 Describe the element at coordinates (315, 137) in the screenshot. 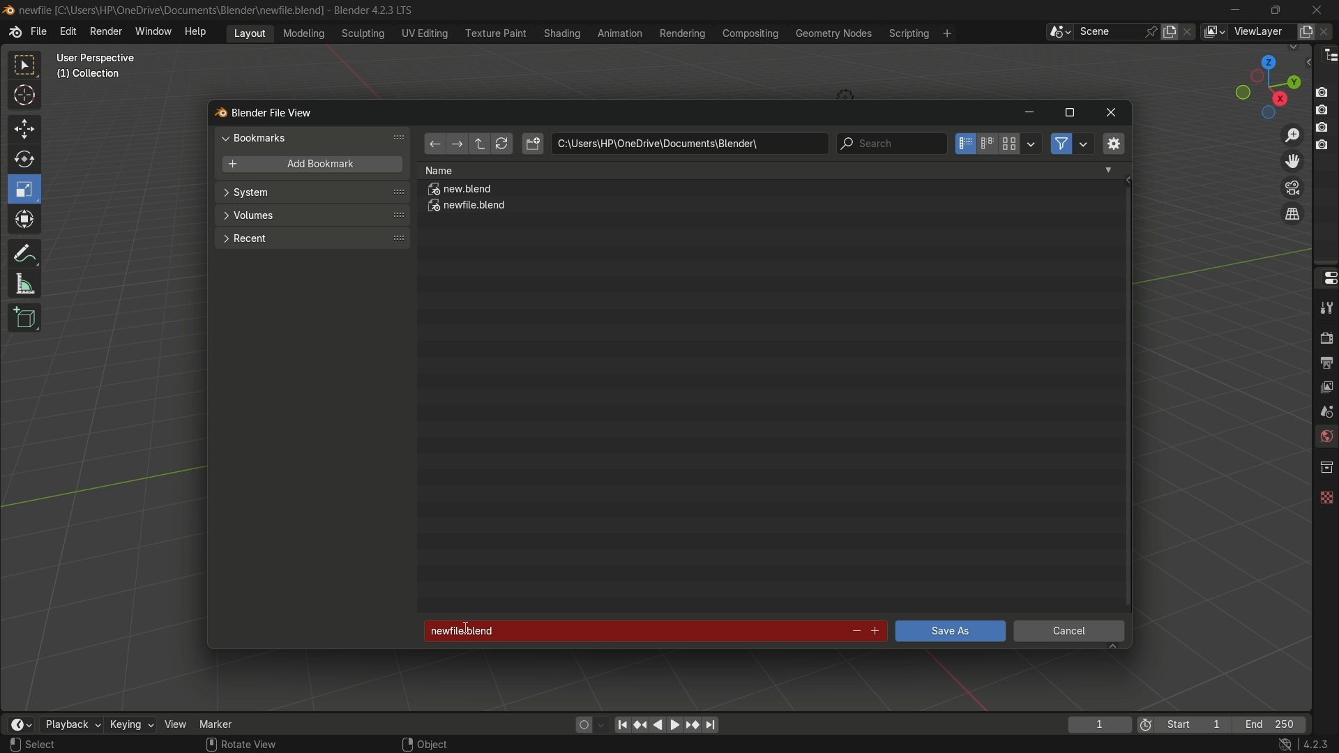

I see `bookmarks` at that location.